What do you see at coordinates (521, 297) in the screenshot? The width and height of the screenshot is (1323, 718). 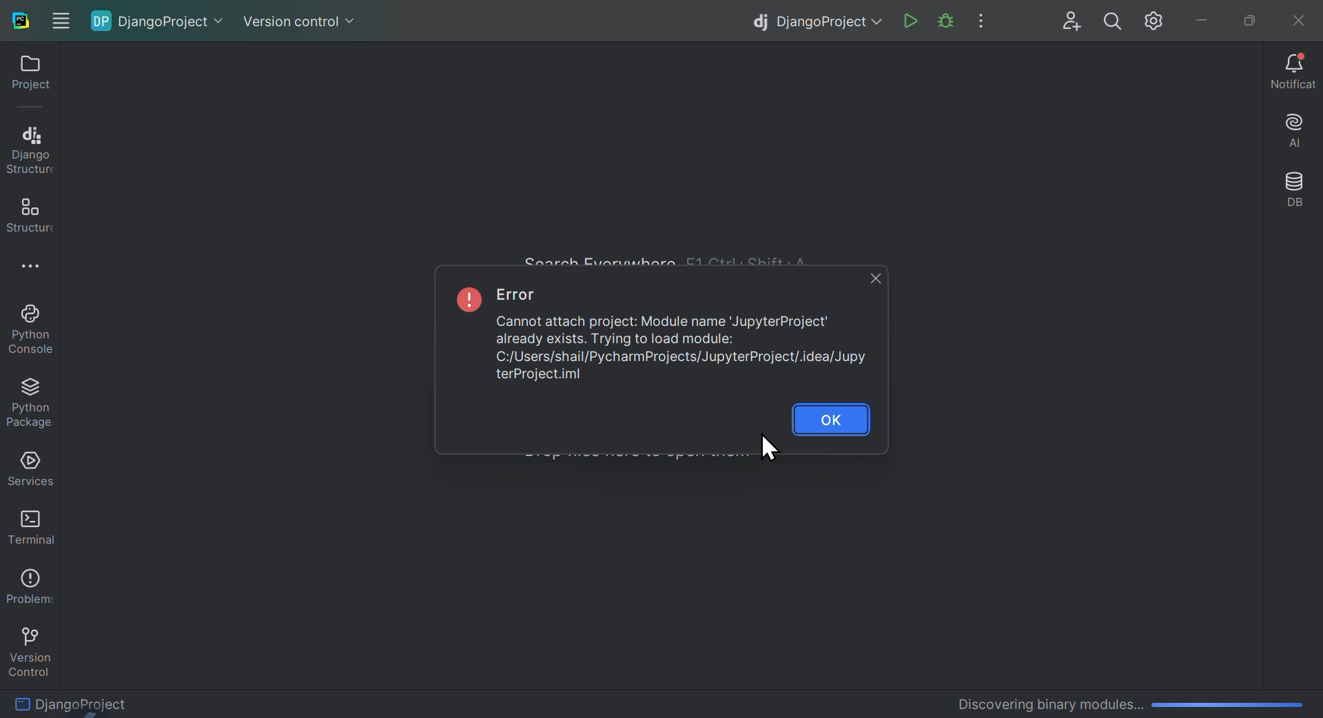 I see `Error` at bounding box center [521, 297].